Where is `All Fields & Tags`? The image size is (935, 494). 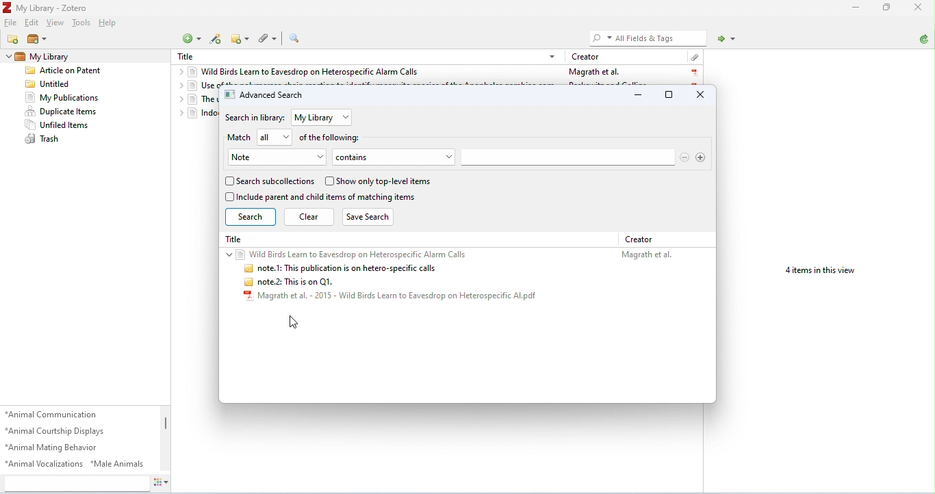 All Fields & Tags is located at coordinates (643, 38).